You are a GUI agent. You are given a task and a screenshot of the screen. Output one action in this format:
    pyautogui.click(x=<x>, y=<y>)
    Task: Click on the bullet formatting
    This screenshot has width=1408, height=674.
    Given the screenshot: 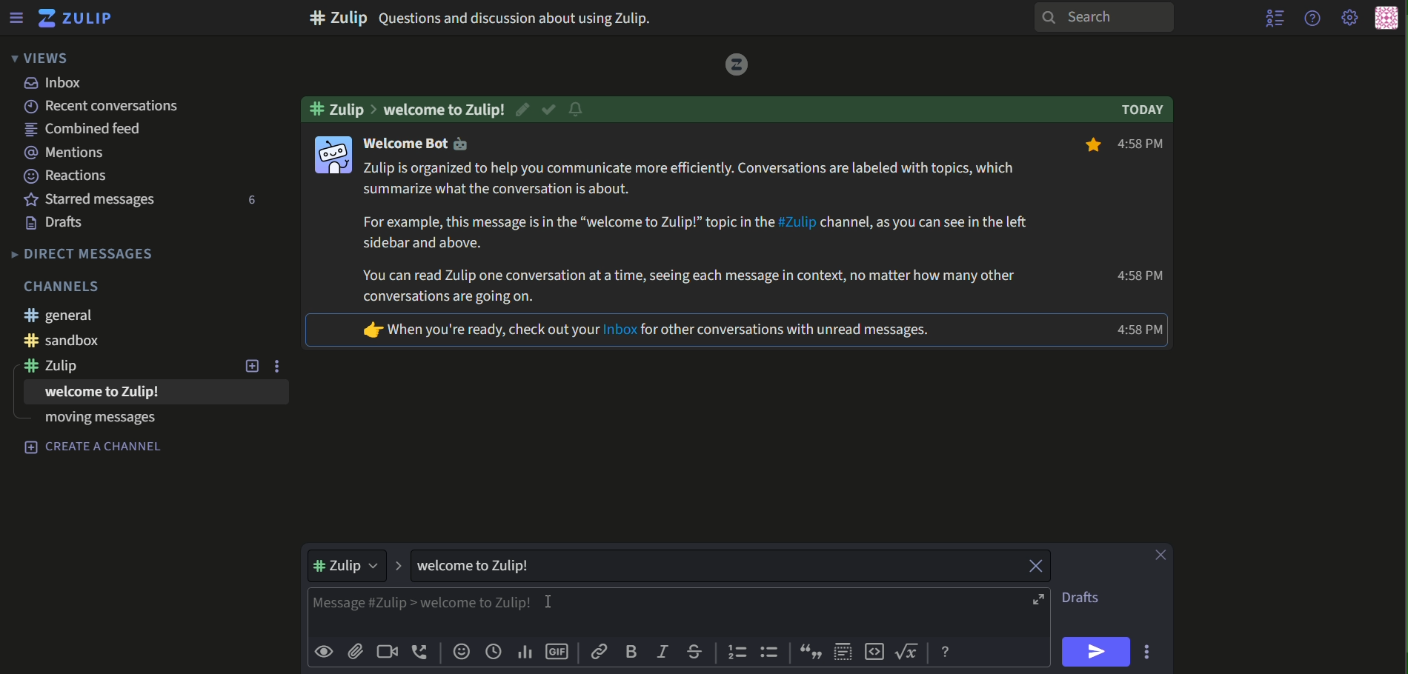 What is the action you would take?
    pyautogui.click(x=771, y=653)
    